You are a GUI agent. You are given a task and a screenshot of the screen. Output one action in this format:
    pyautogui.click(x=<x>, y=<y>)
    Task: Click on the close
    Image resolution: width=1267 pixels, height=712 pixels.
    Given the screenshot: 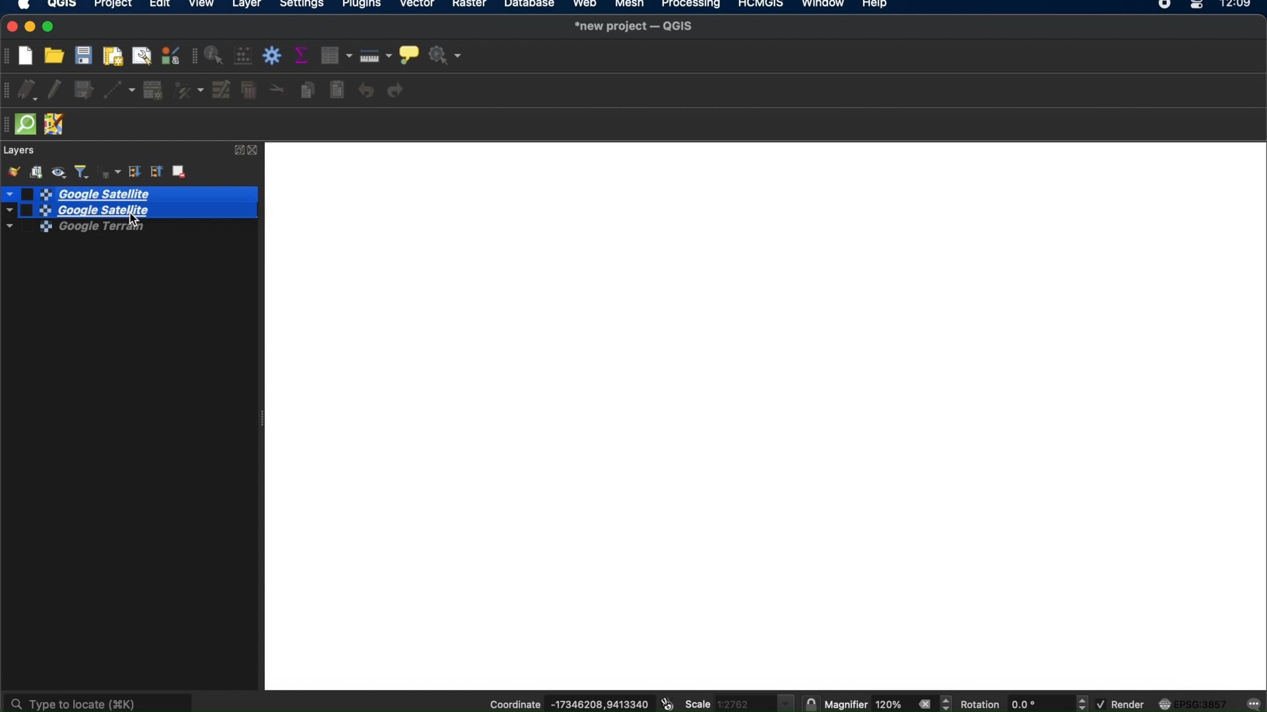 What is the action you would take?
    pyautogui.click(x=9, y=27)
    